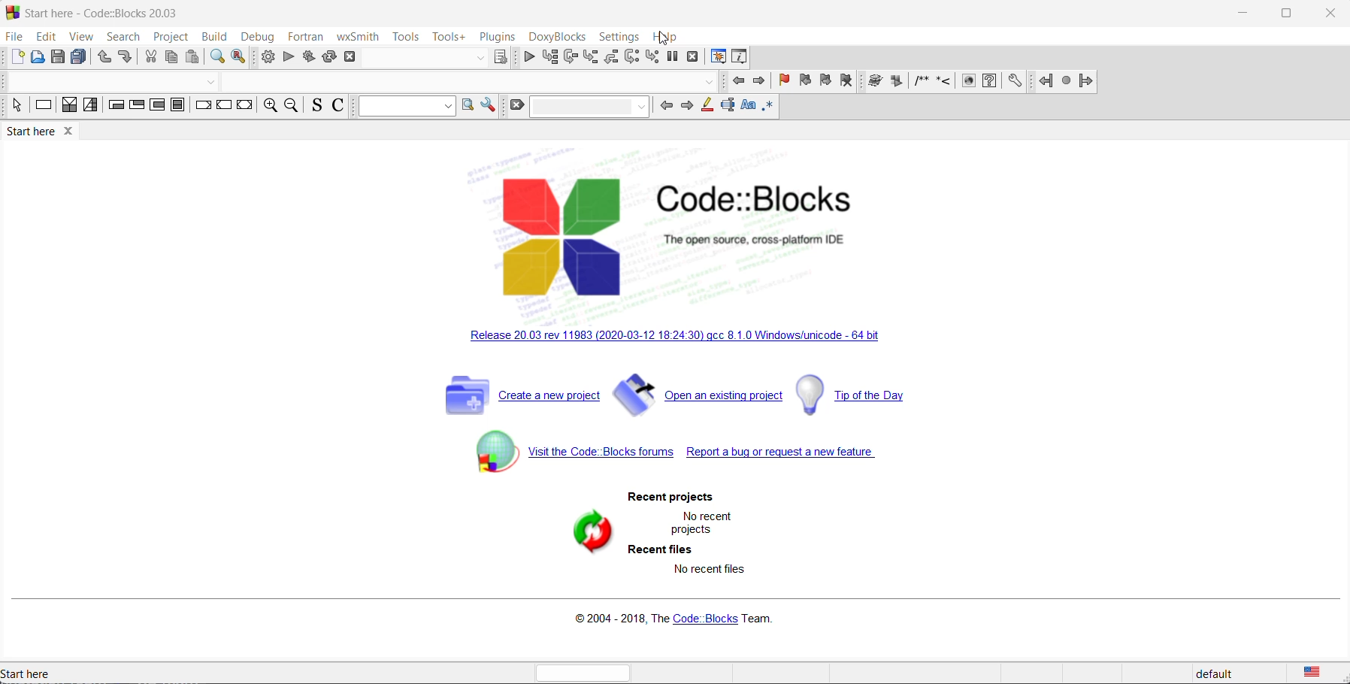 This screenshot has height=684, width=1350. What do you see at coordinates (586, 534) in the screenshot?
I see `refresh` at bounding box center [586, 534].